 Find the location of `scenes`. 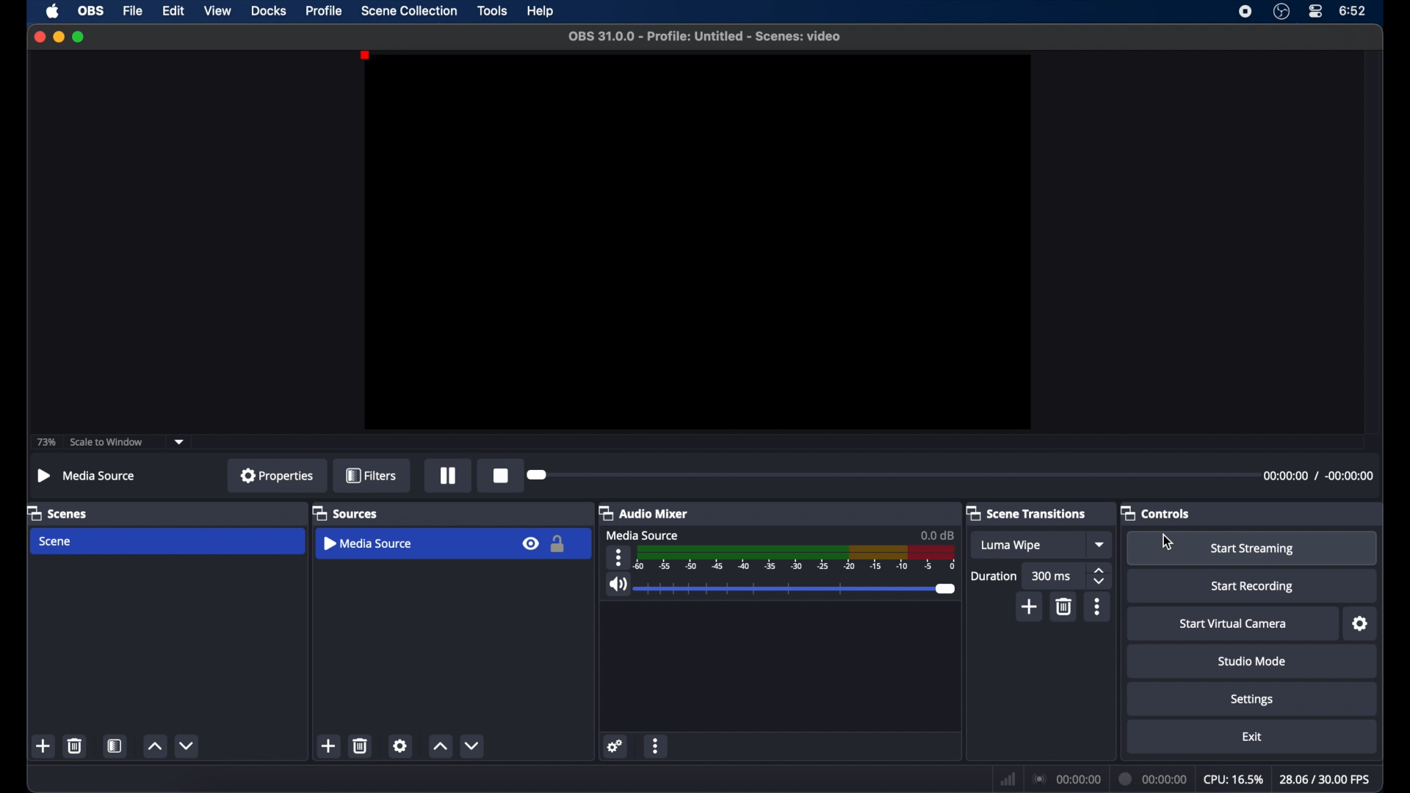

scenes is located at coordinates (58, 514).